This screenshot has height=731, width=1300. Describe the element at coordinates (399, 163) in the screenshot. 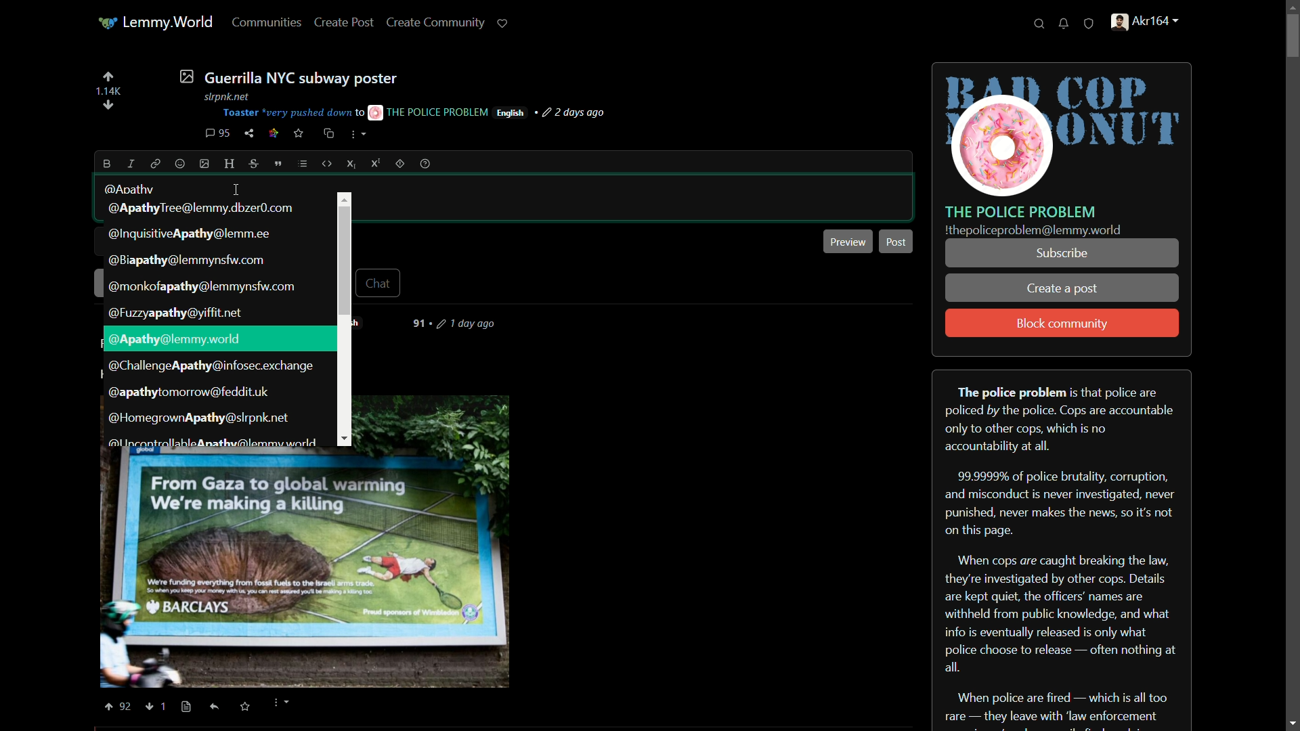

I see `spoiler` at that location.